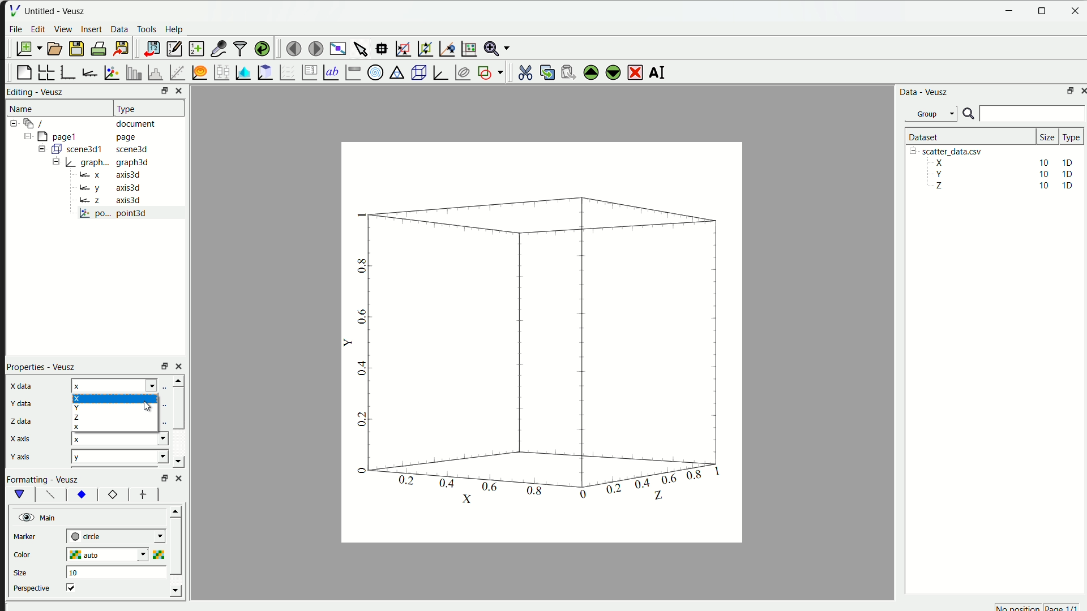 This screenshot has width=1087, height=611. Describe the element at coordinates (130, 72) in the screenshot. I see `plot bar chart` at that location.